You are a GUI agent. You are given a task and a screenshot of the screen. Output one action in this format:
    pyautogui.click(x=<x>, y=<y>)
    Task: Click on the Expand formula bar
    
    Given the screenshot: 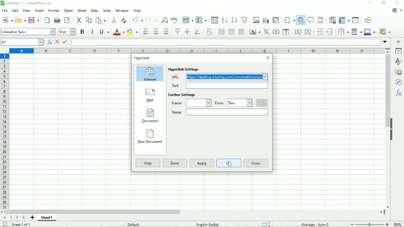 What is the action you would take?
    pyautogui.click(x=386, y=42)
    